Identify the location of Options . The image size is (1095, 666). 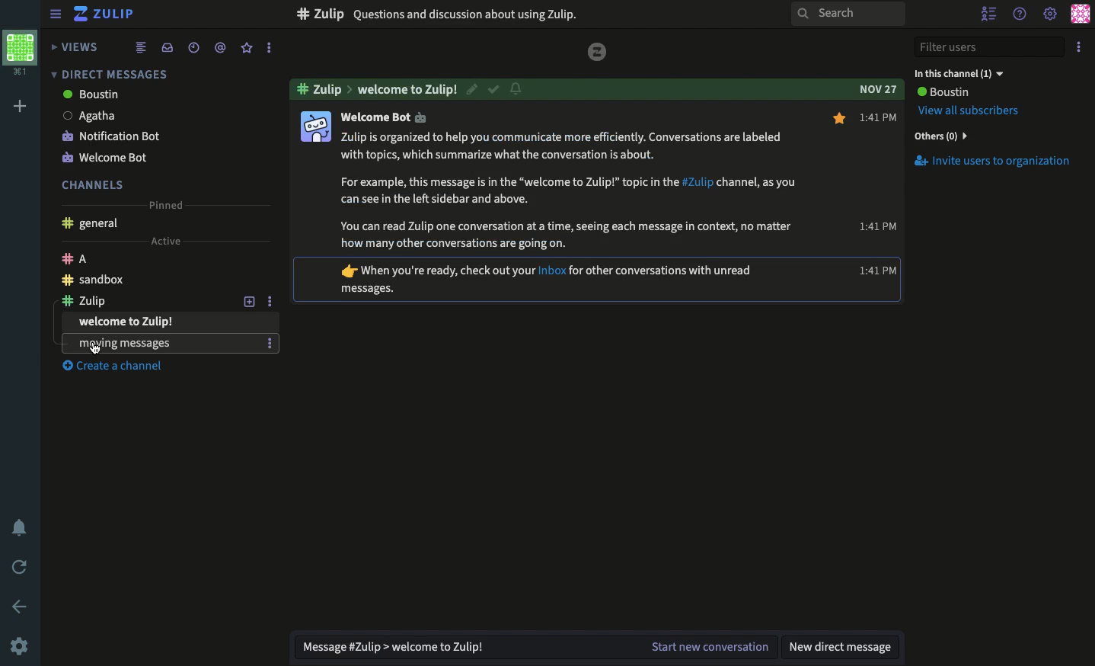
(1081, 44).